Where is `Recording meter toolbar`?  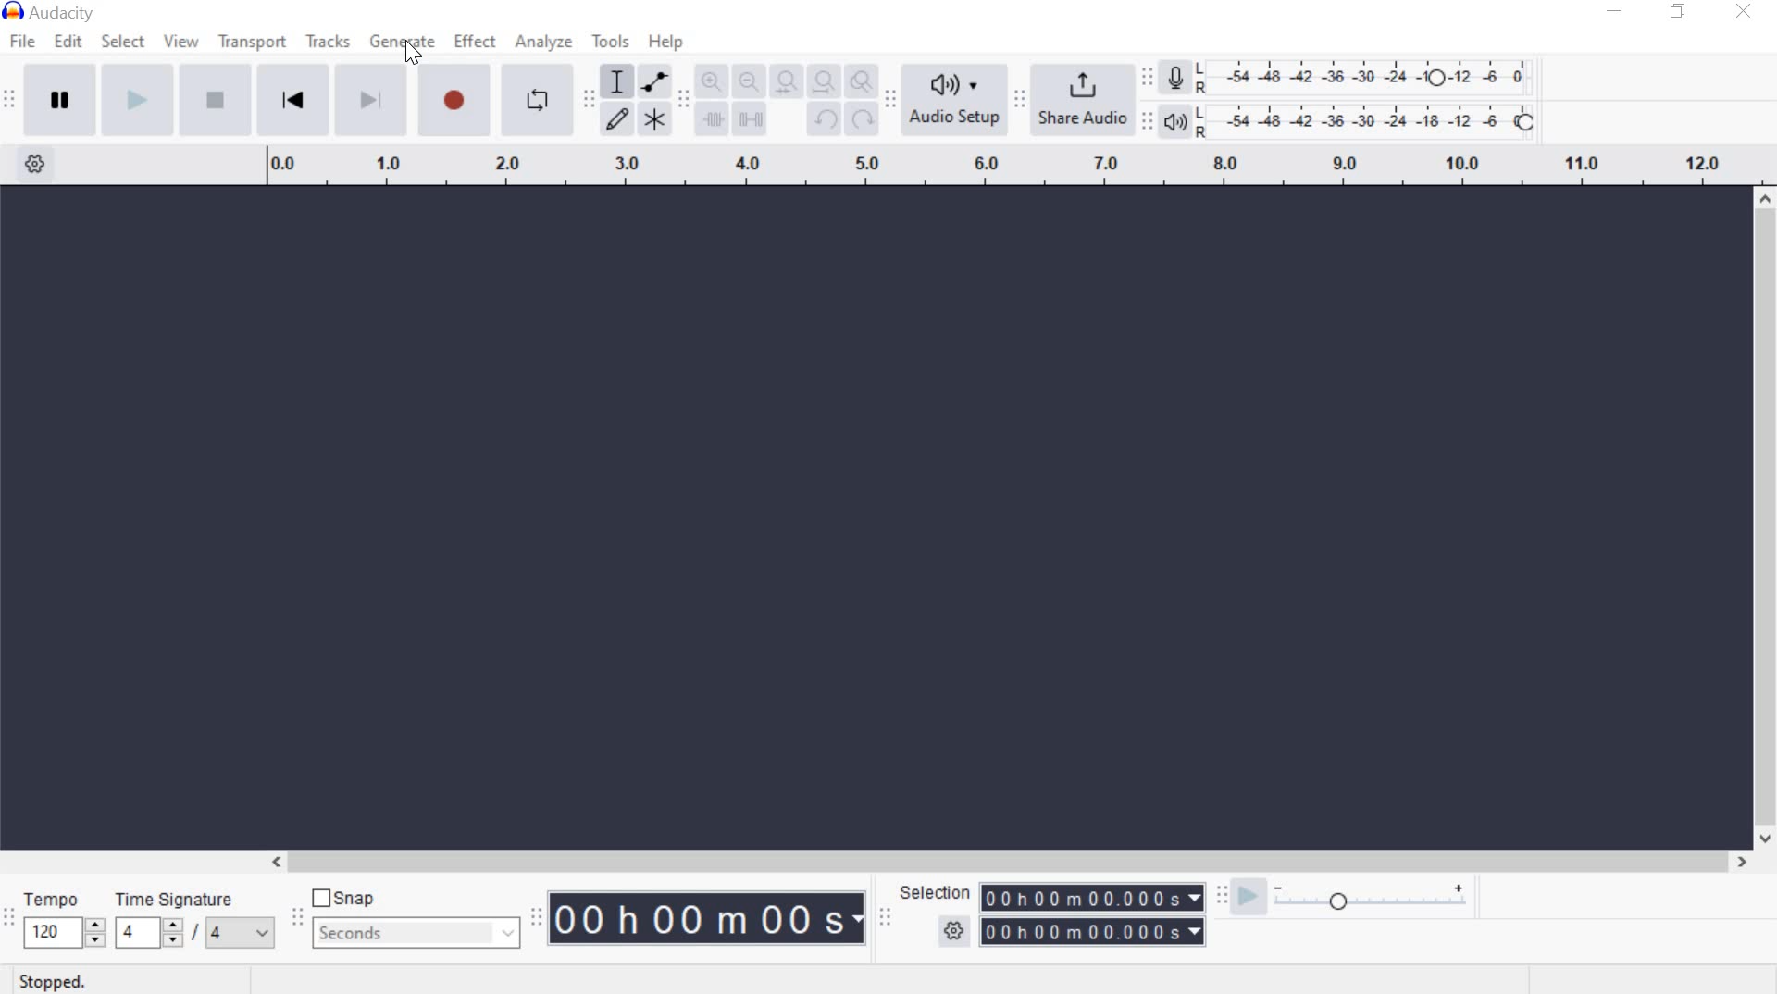
Recording meter toolbar is located at coordinates (1146, 74).